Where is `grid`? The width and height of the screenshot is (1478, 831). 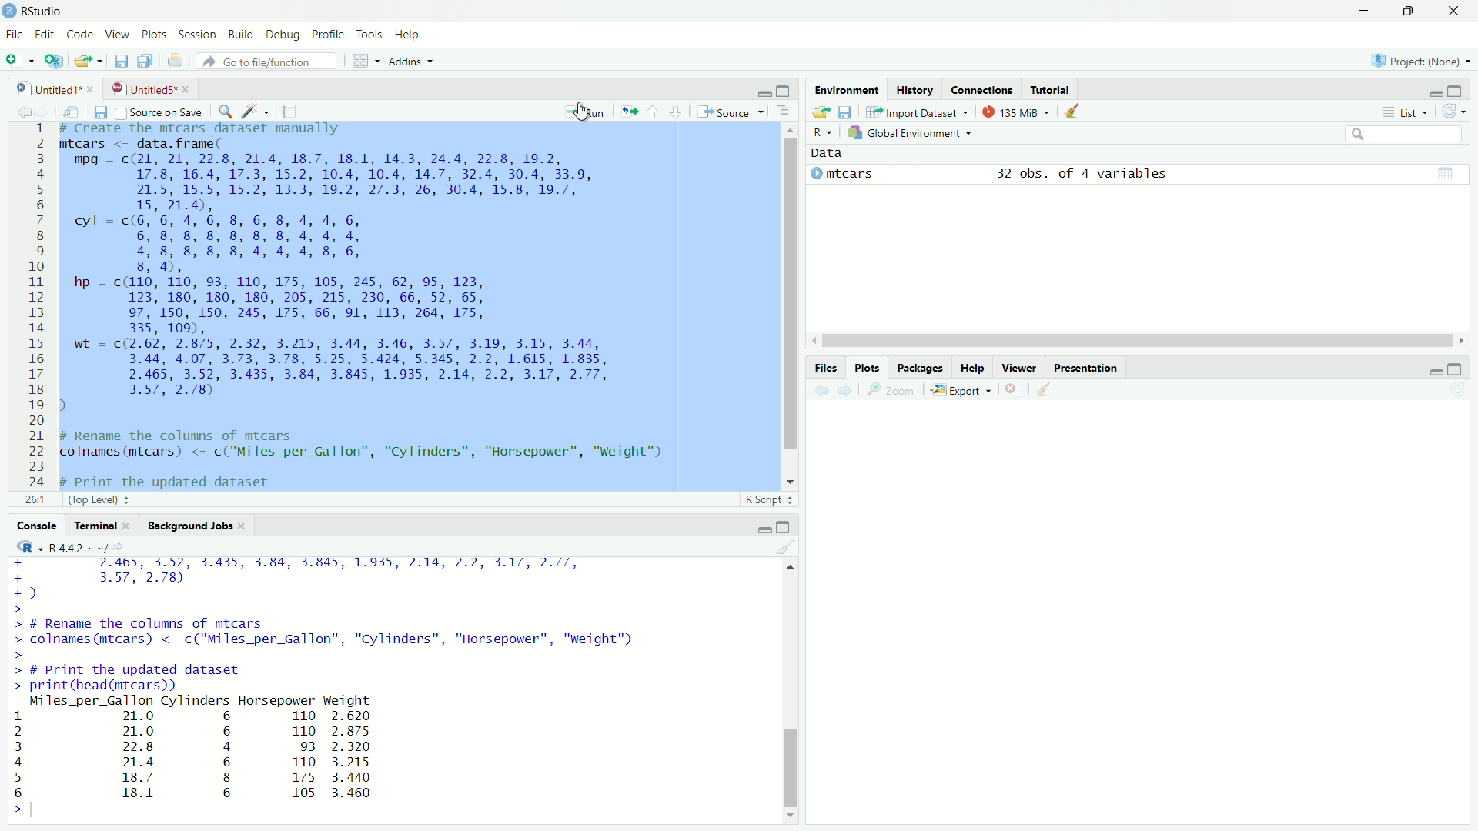 grid is located at coordinates (366, 61).